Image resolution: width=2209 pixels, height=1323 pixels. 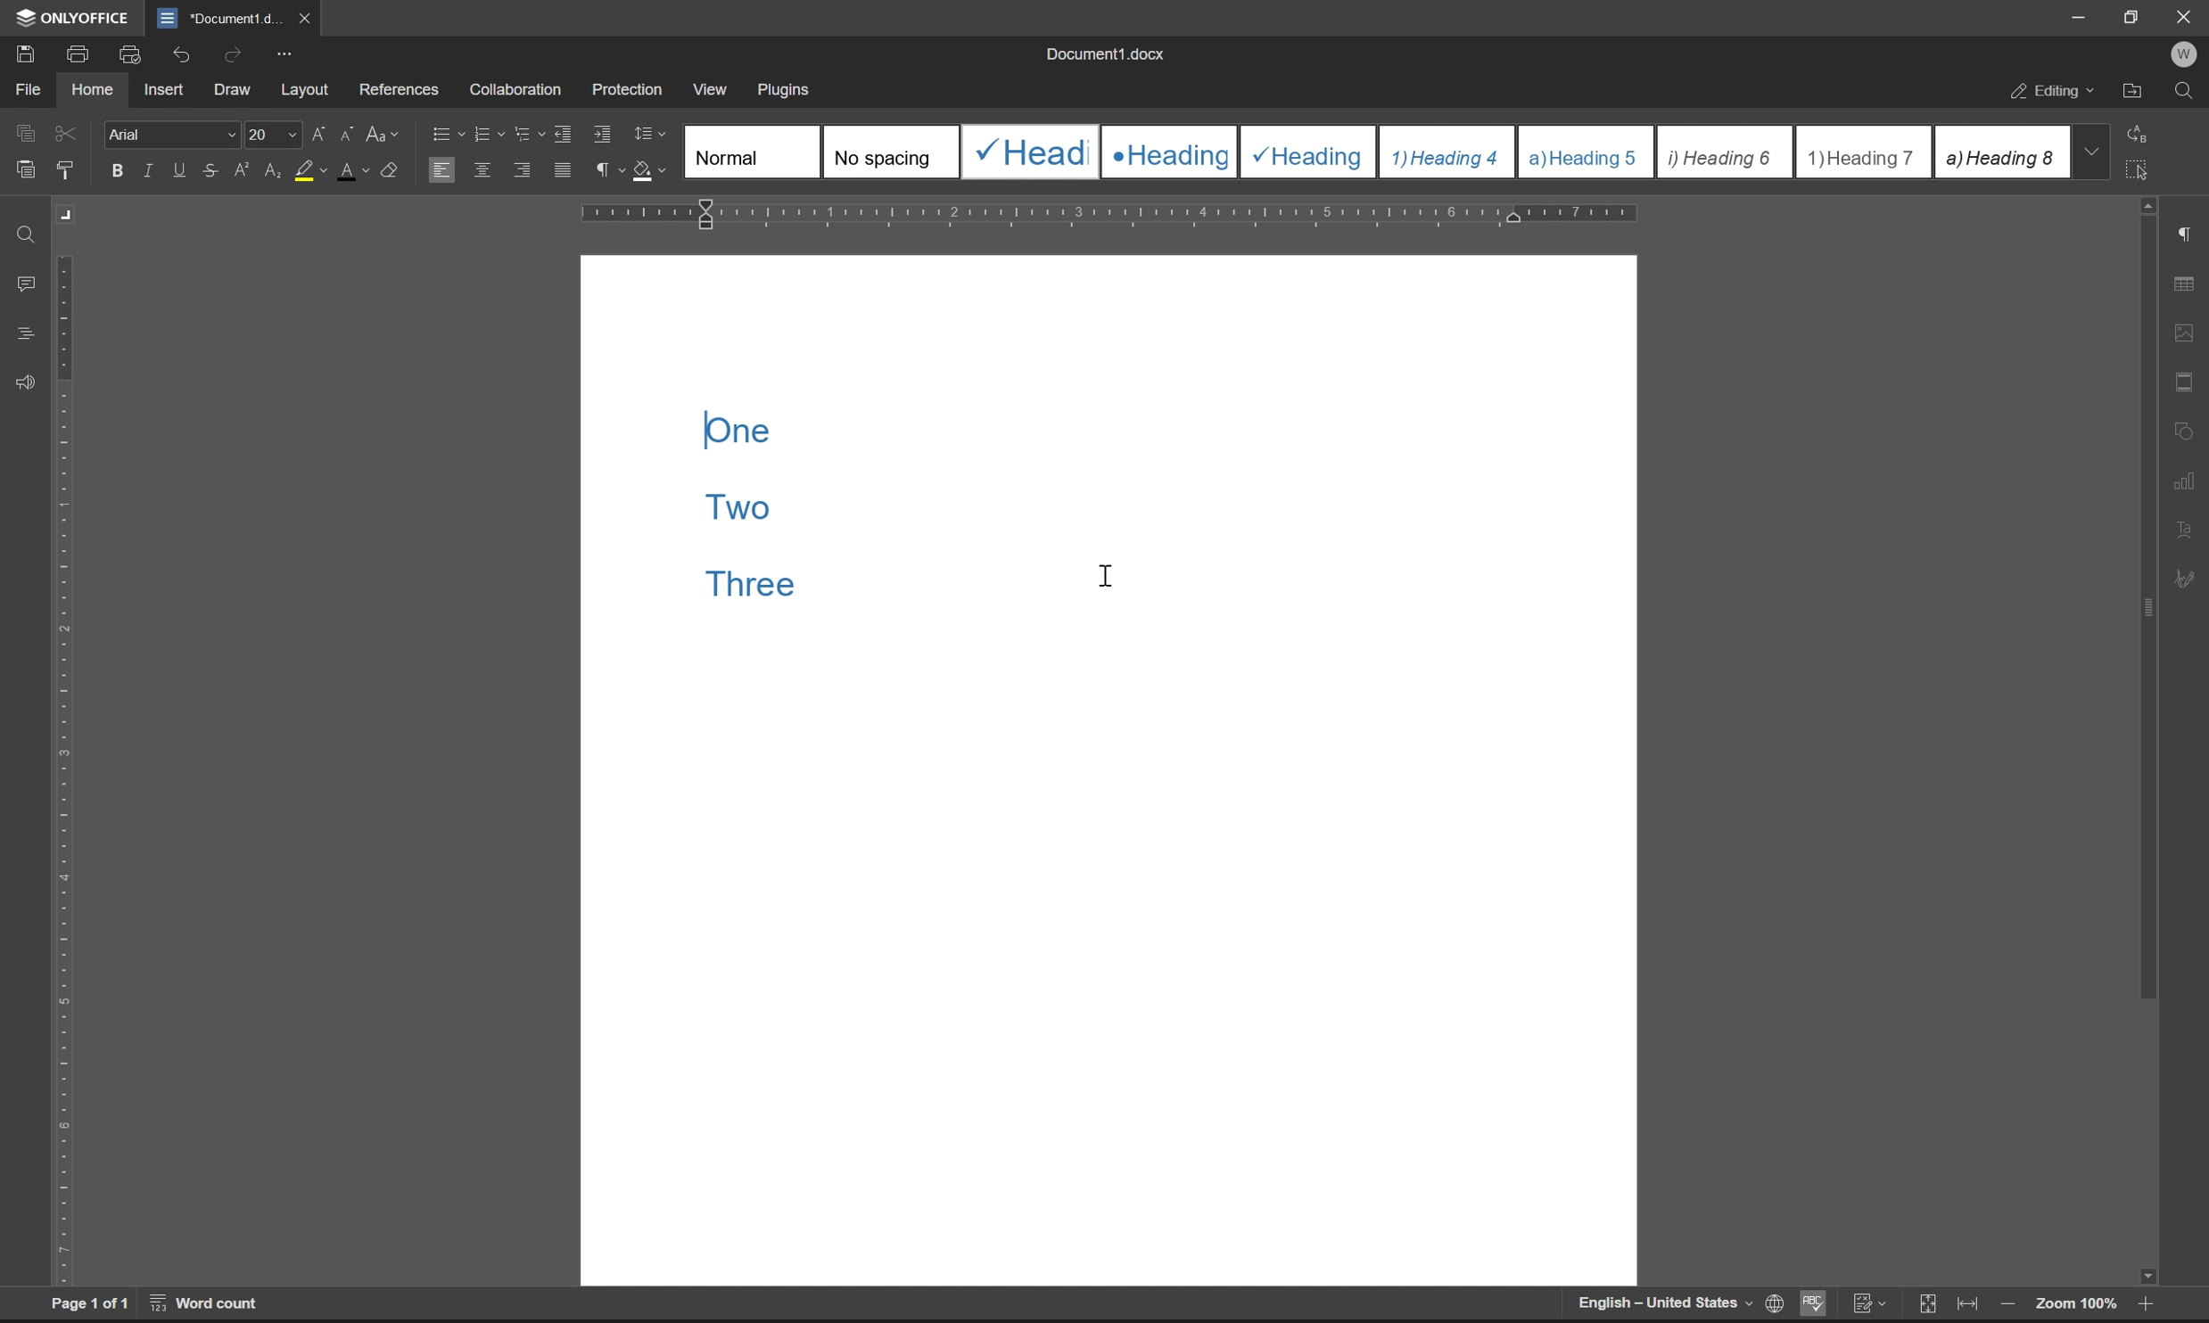 I want to click on align right, so click(x=524, y=168).